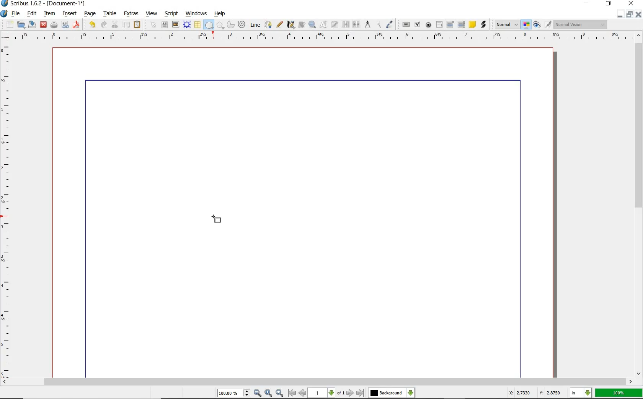  I want to click on WINDOWS, so click(196, 14).